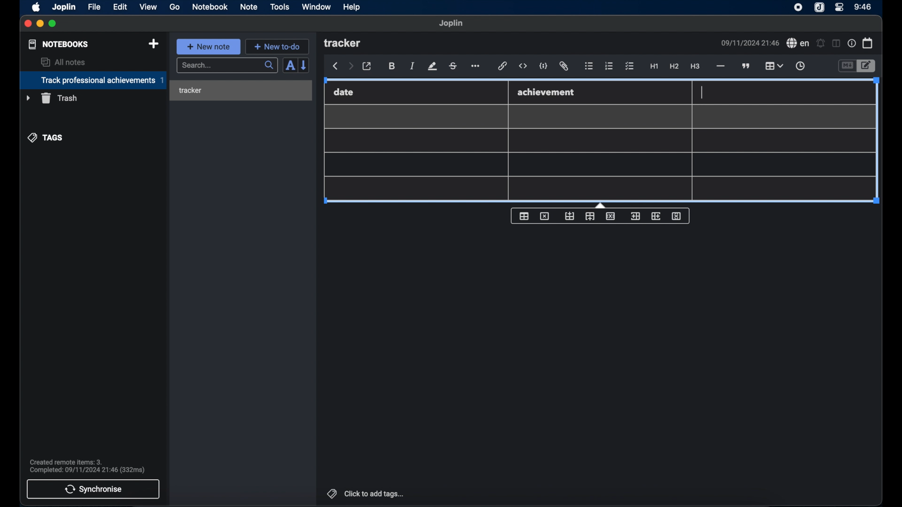  I want to click on italic, so click(412, 67).